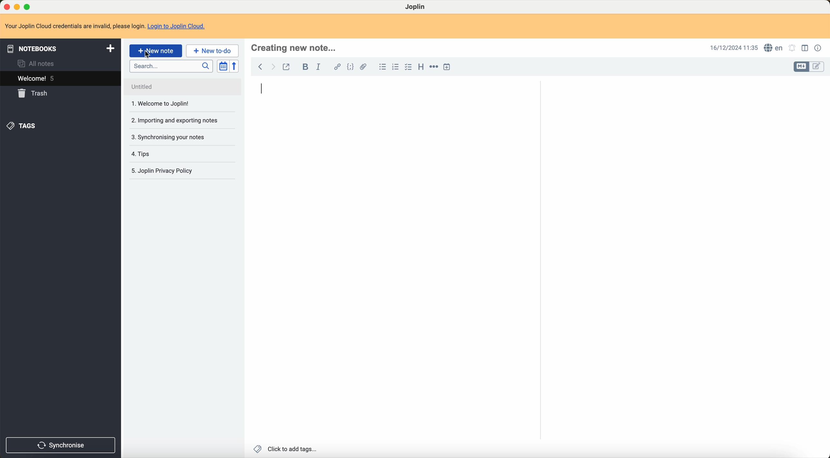 The image size is (830, 458). I want to click on all notes, so click(36, 64).